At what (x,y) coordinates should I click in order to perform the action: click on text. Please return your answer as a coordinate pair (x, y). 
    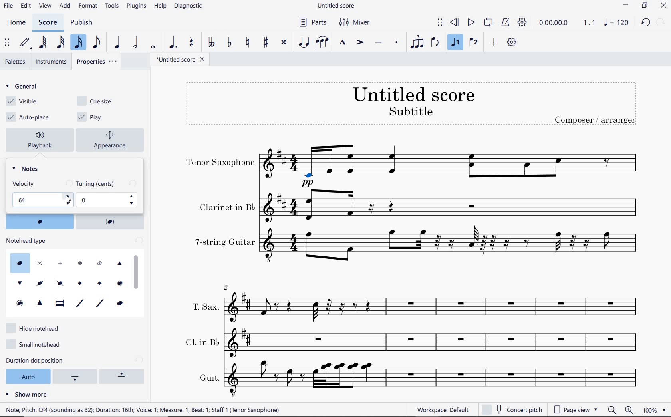
    Looking at the image, I should click on (204, 306).